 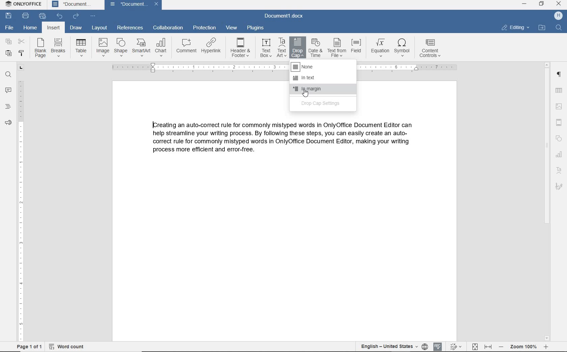 What do you see at coordinates (548, 201) in the screenshot?
I see `scrollbar` at bounding box center [548, 201].